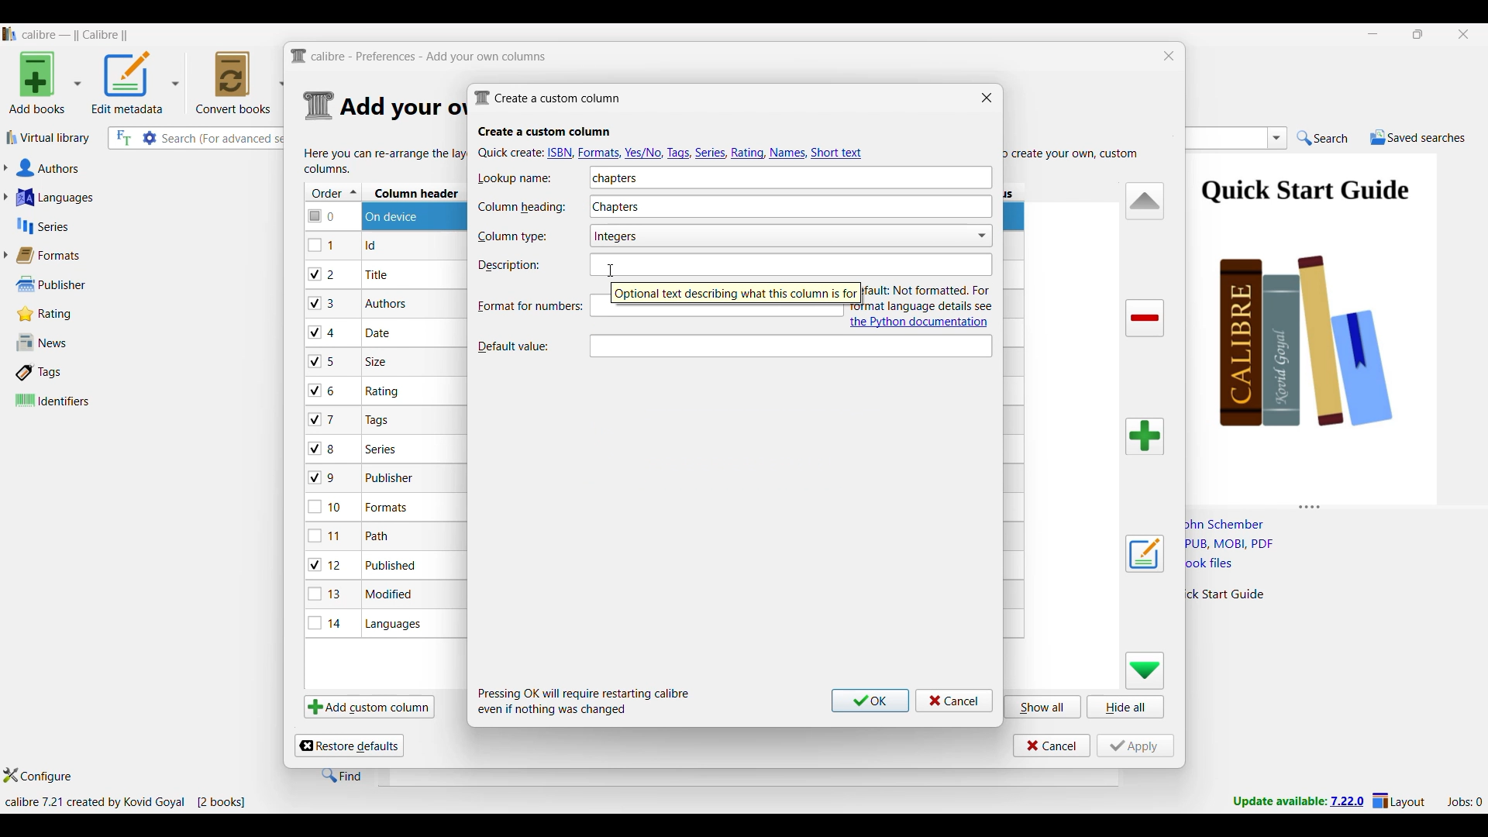 The image size is (1488, 837). Describe the element at coordinates (709, 265) in the screenshot. I see `Text` at that location.